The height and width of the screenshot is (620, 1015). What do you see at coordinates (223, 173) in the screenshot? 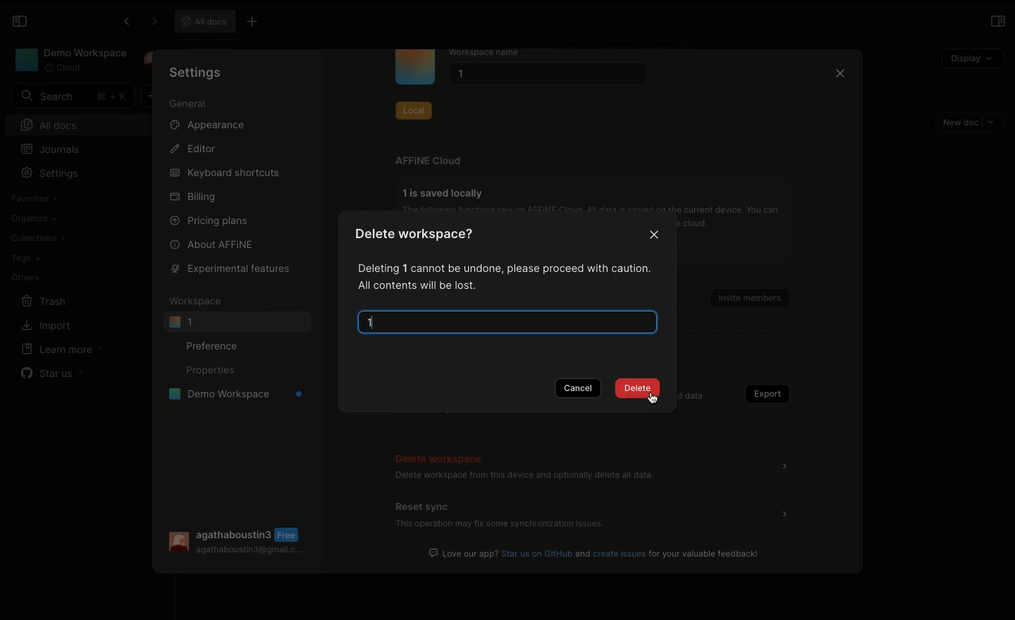
I see `Keyboard shortcuts` at bounding box center [223, 173].